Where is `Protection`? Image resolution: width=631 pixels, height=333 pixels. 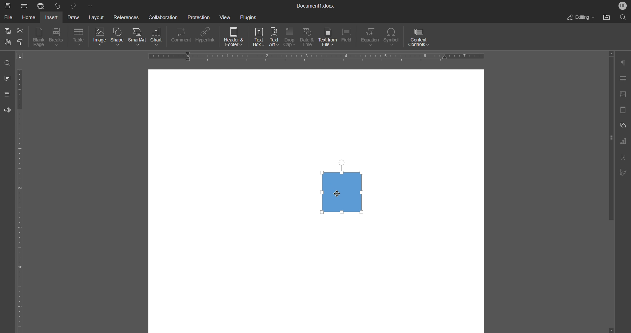 Protection is located at coordinates (199, 17).